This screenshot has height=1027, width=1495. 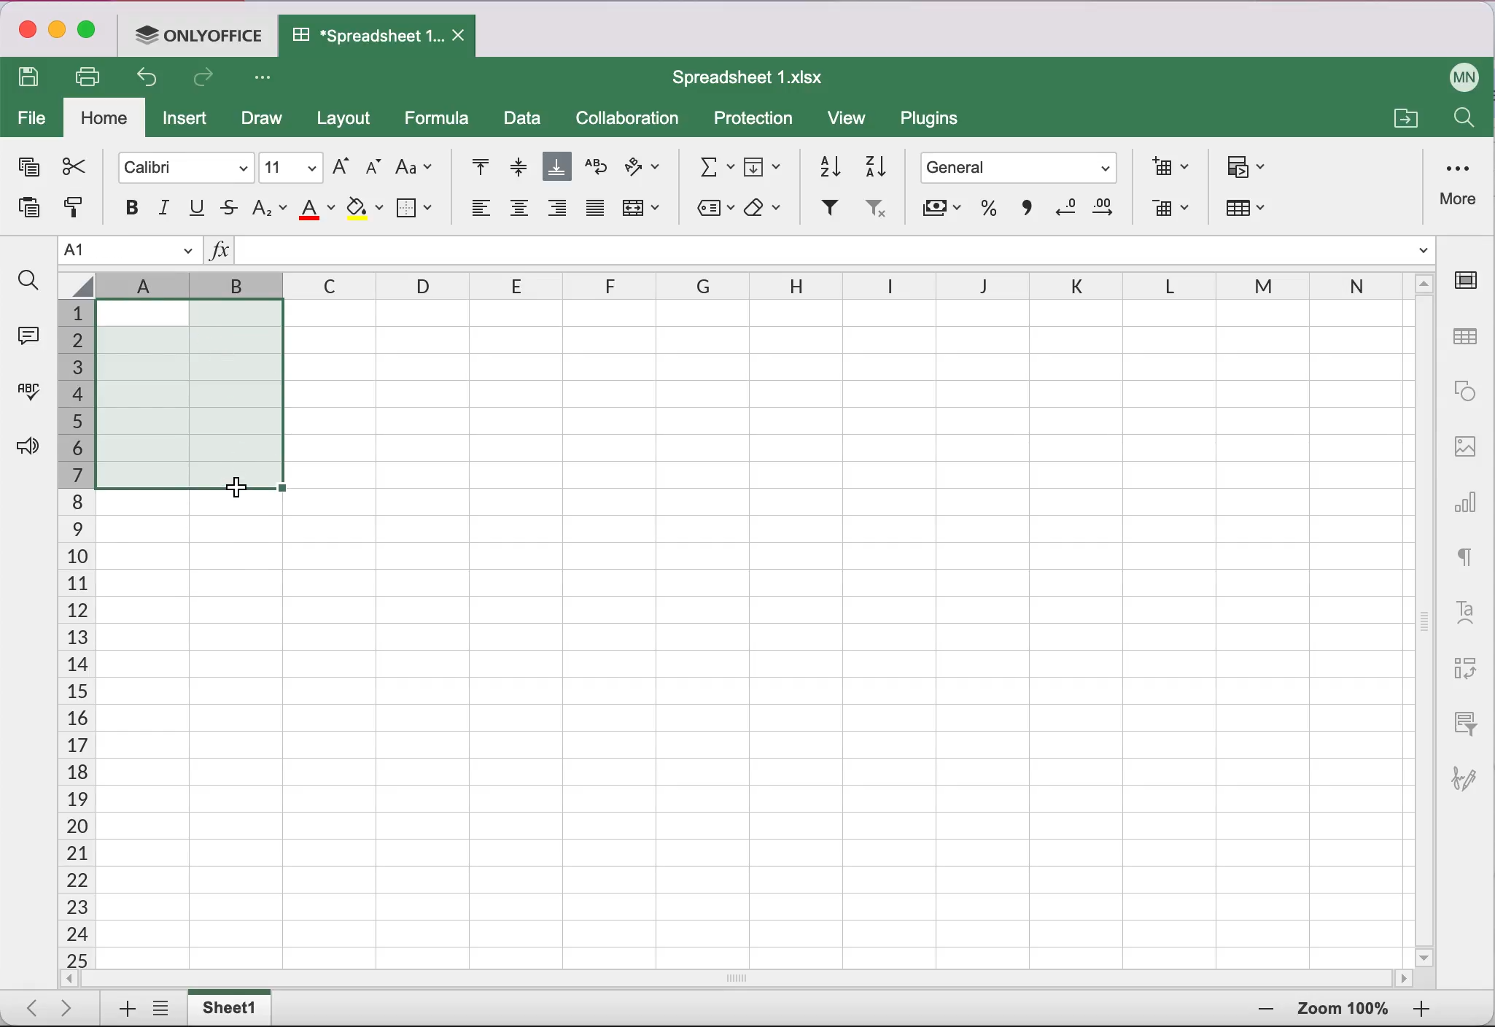 I want to click on sort descending, so click(x=877, y=165).